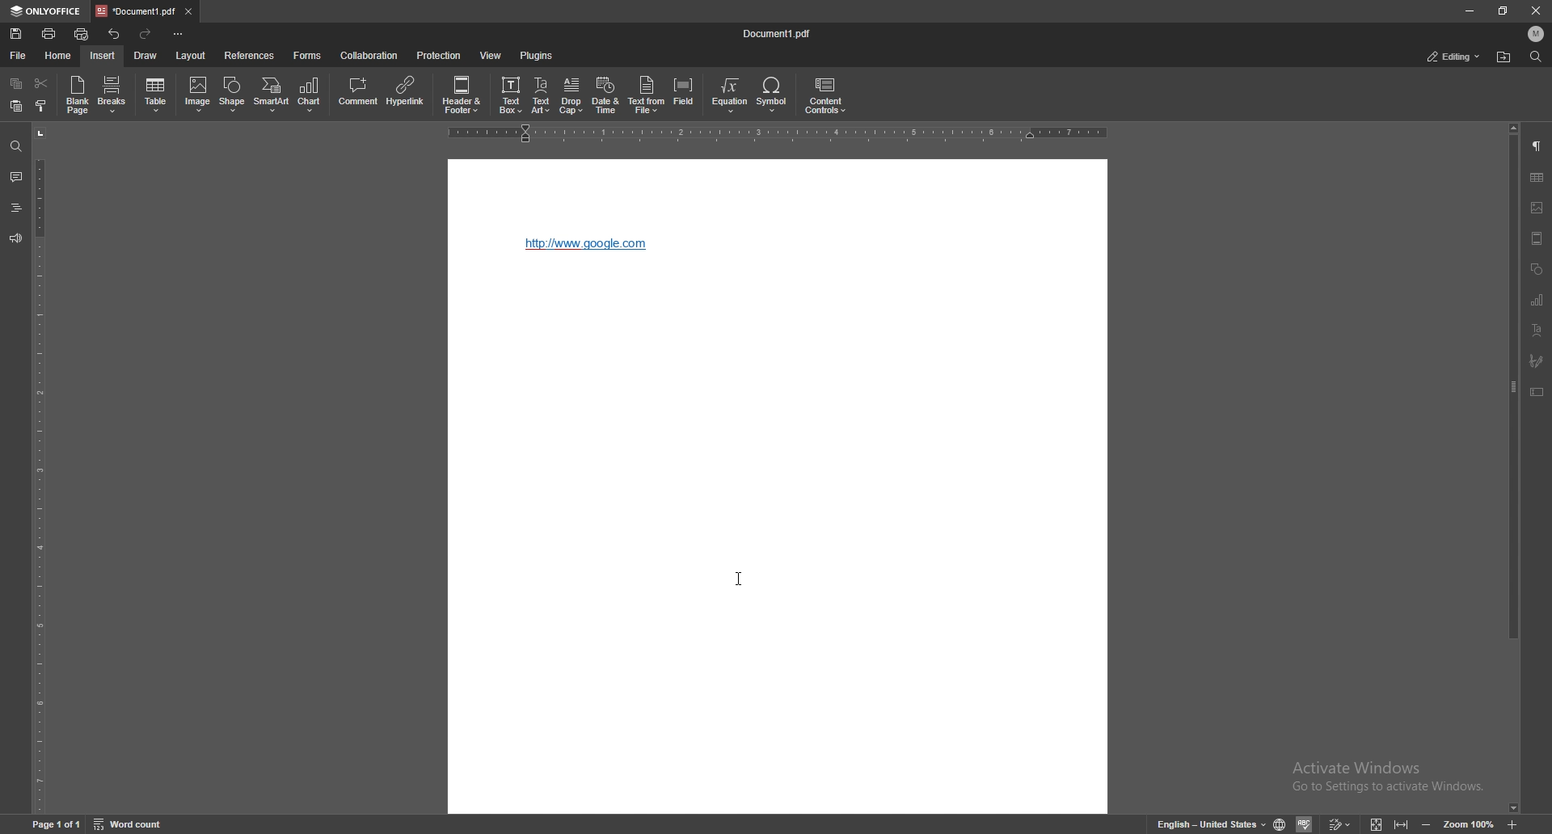 This screenshot has width=1552, height=834. Describe the element at coordinates (179, 34) in the screenshot. I see `configure toolbar` at that location.